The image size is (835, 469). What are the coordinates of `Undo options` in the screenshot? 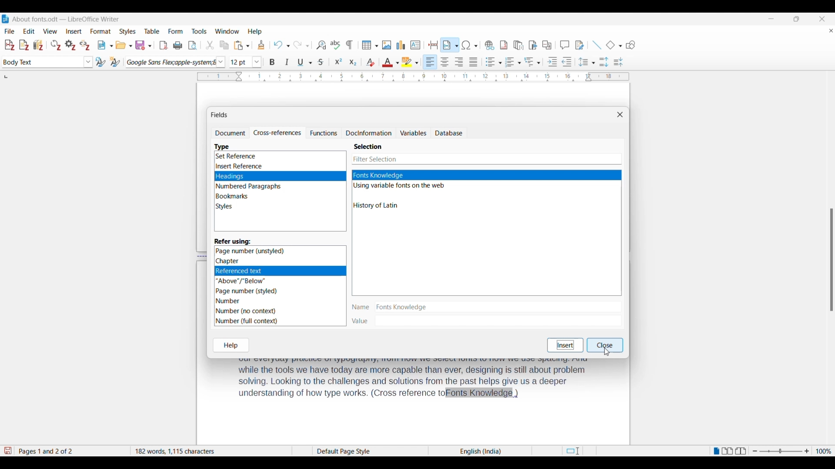 It's located at (281, 45).